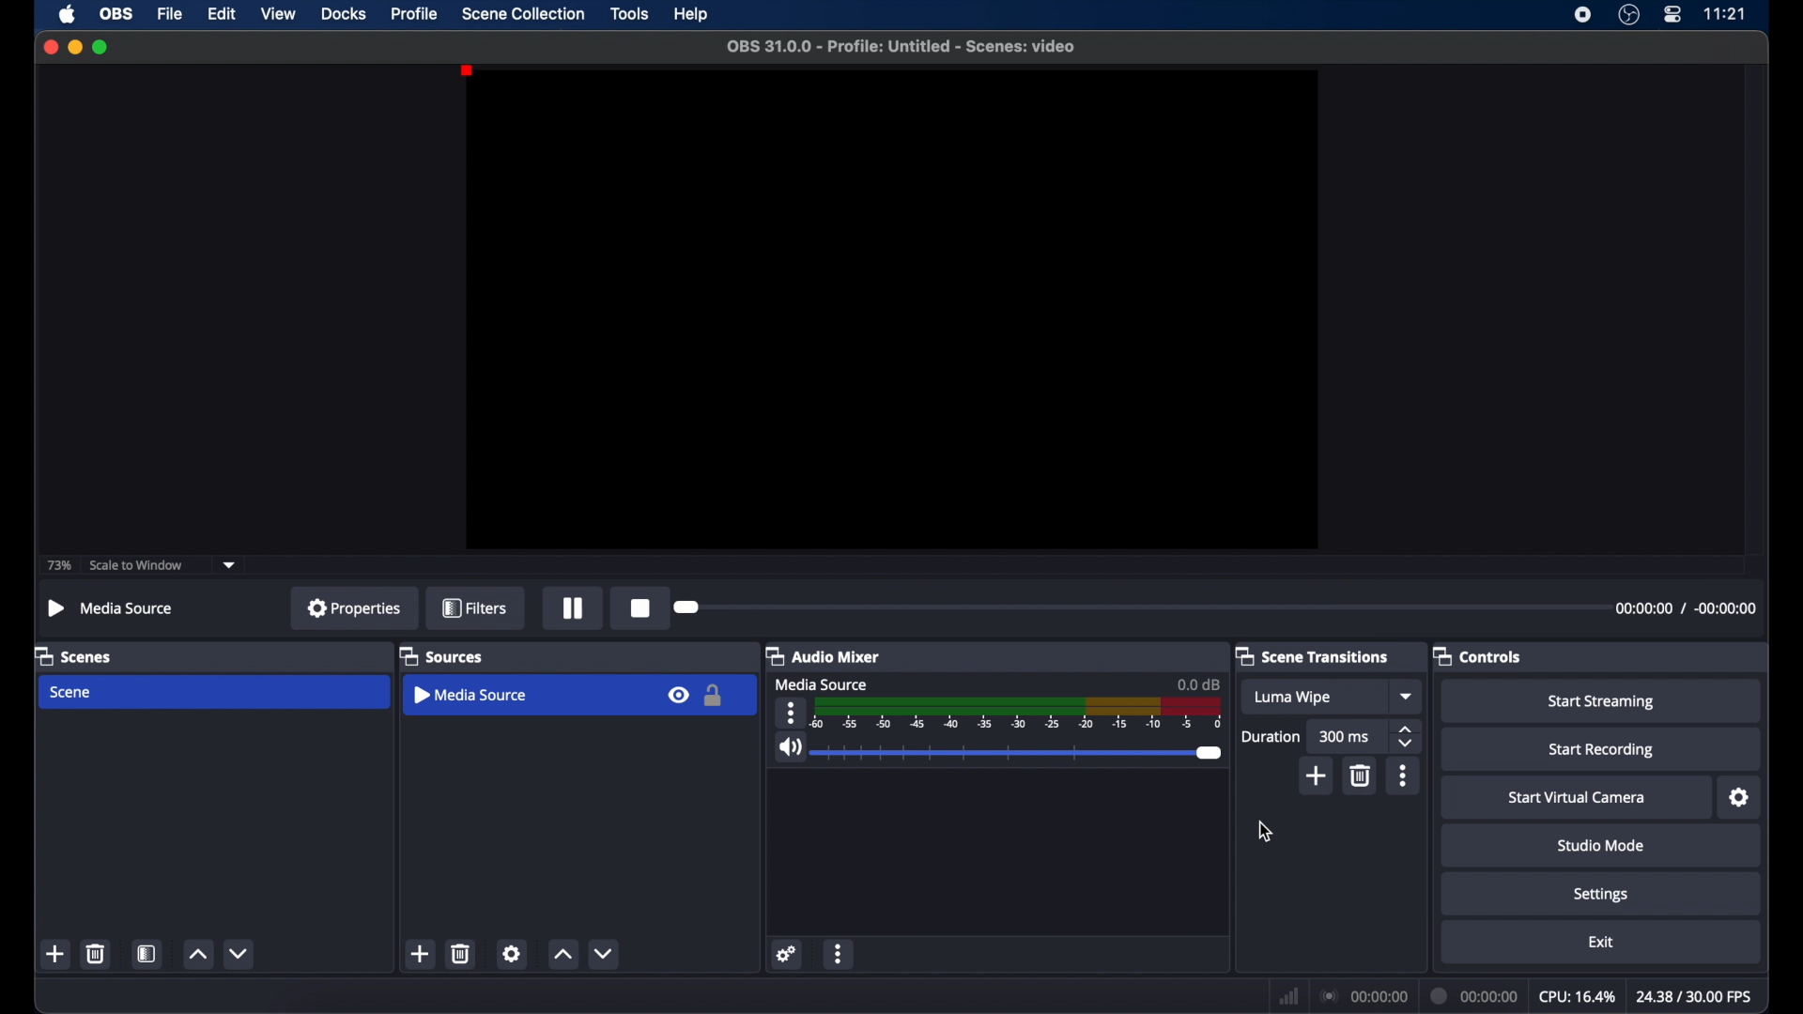 The image size is (1803, 1014). I want to click on minimize, so click(74, 47).